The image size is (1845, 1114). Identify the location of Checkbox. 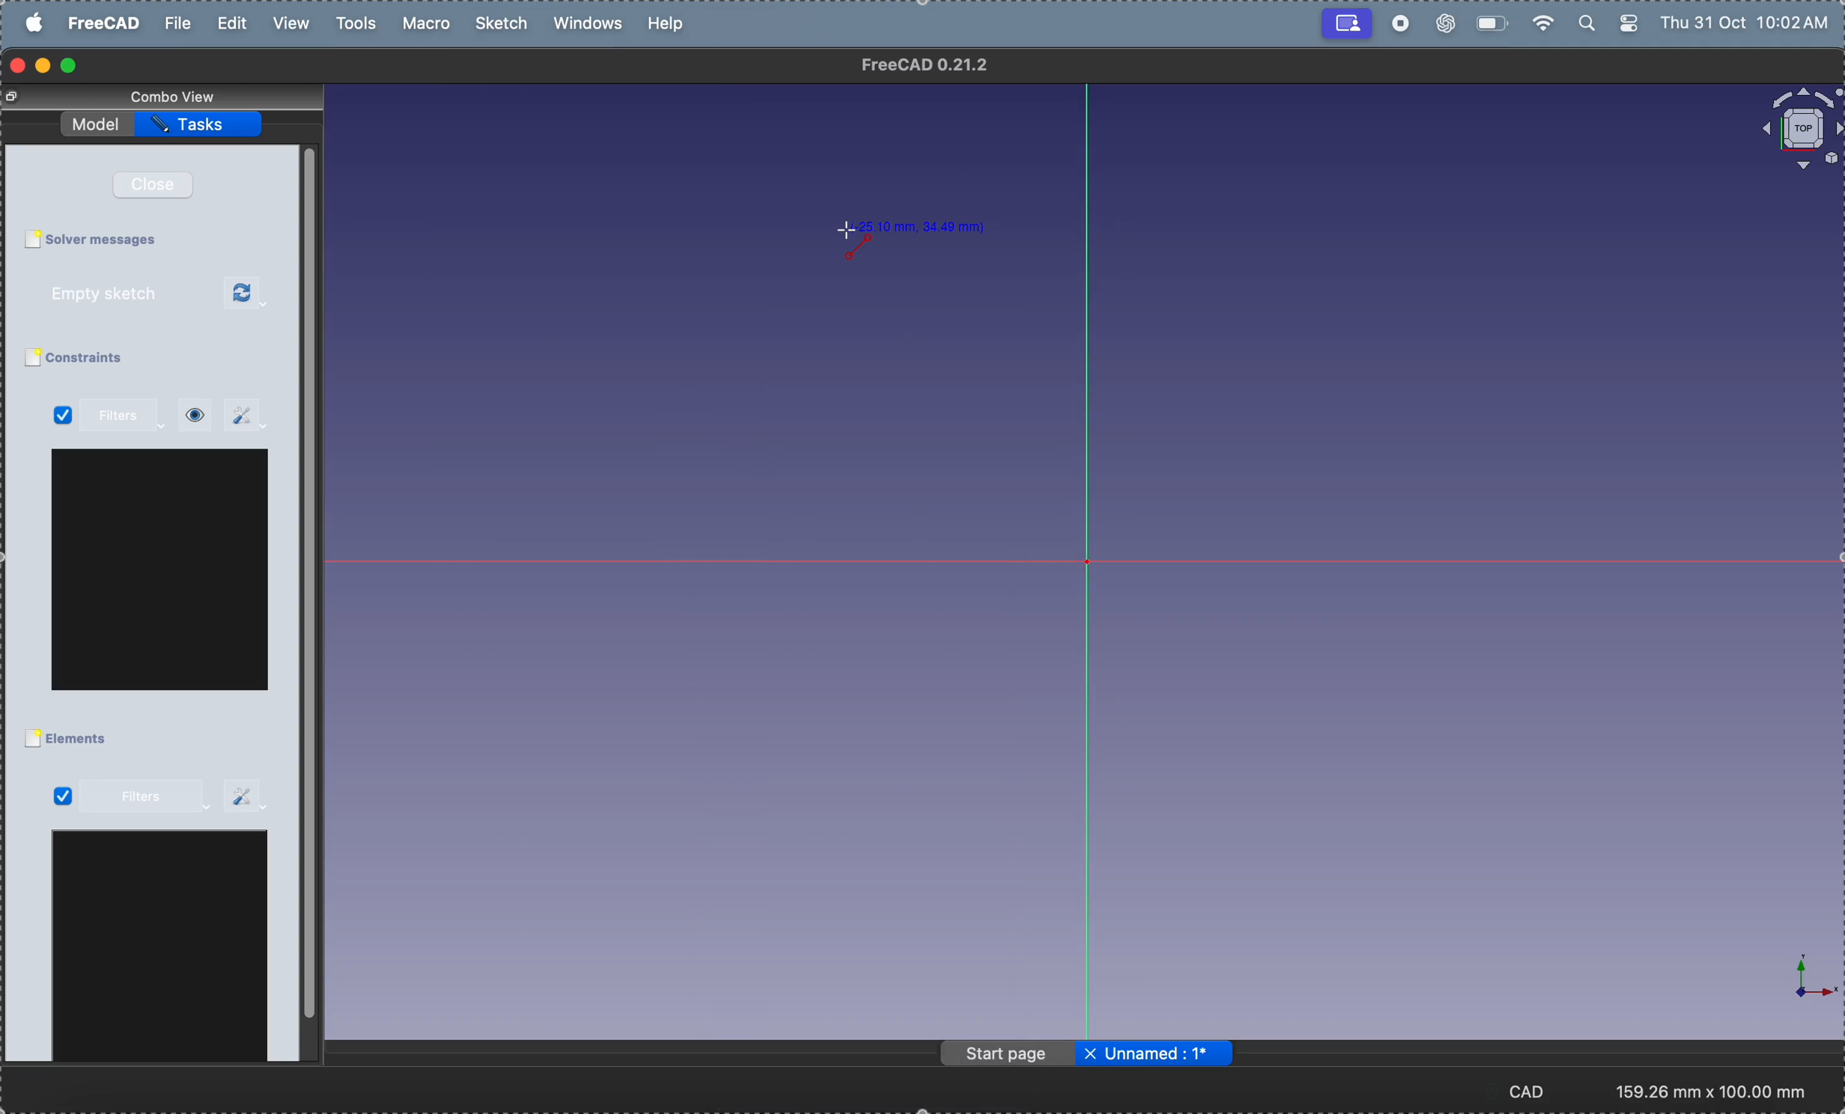
(31, 359).